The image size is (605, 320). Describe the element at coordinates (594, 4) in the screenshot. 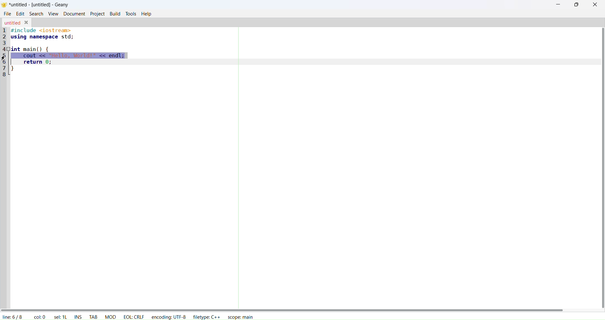

I see `close` at that location.